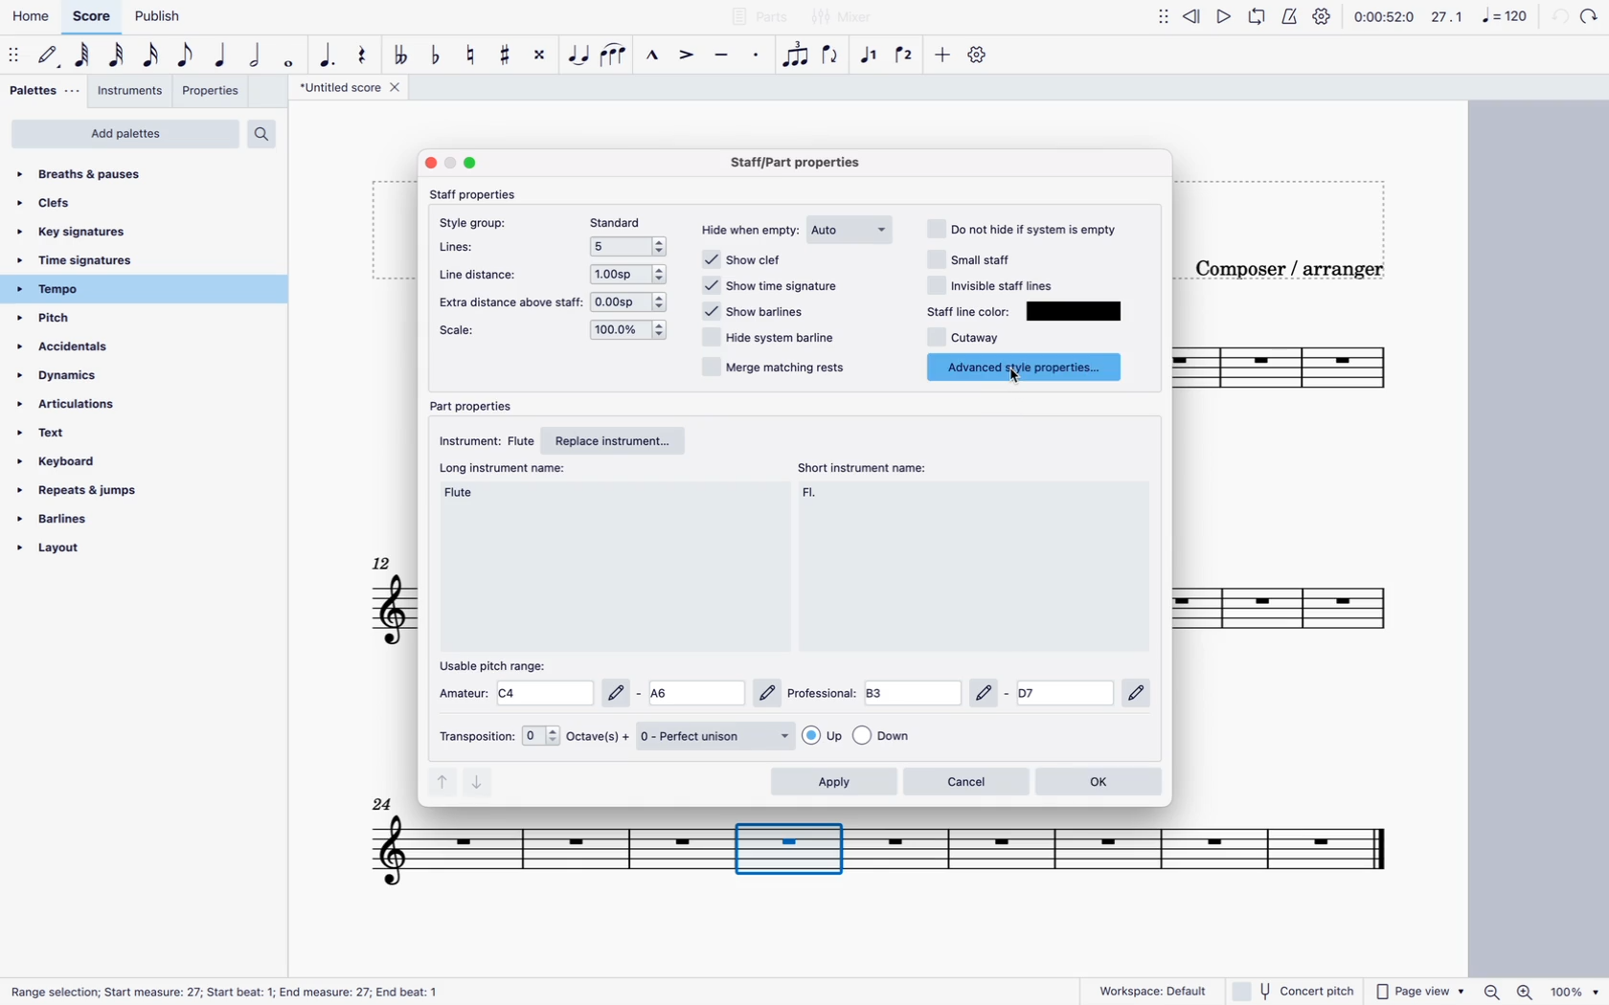 This screenshot has width=1609, height=1005. I want to click on cutaway, so click(962, 339).